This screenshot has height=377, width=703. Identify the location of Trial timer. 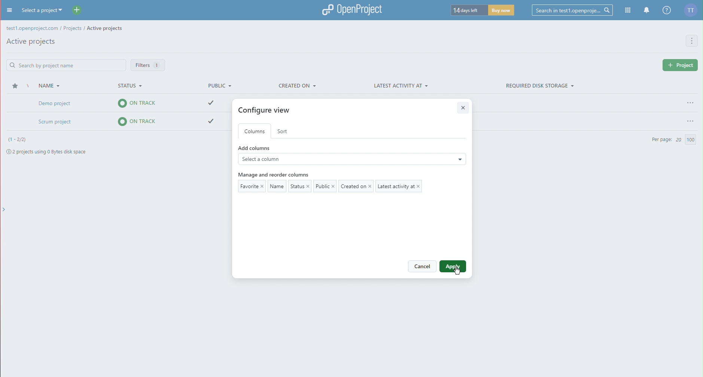
(483, 11).